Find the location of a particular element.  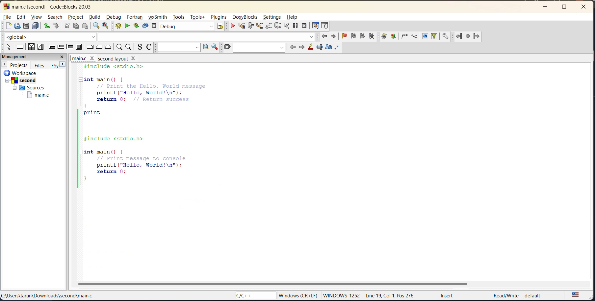

sources is located at coordinates (30, 88).